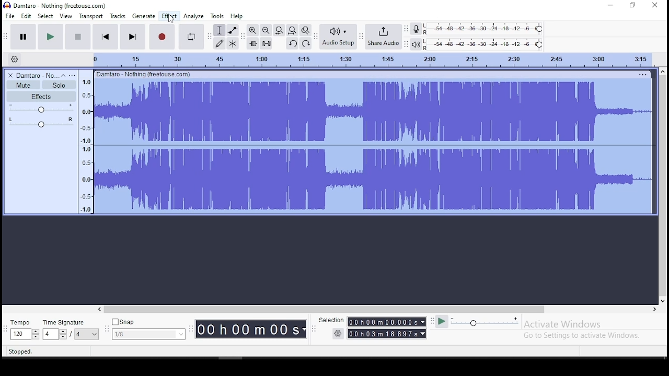  What do you see at coordinates (141, 334) in the screenshot?
I see `1/8` at bounding box center [141, 334].